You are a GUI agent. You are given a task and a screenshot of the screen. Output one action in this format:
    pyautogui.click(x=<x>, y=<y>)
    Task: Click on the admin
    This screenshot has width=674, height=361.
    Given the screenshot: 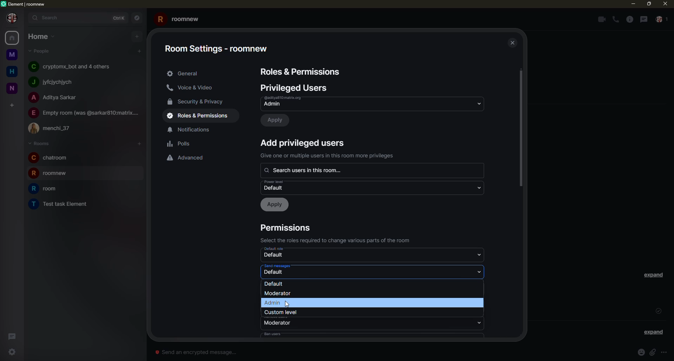 What is the action you would take?
    pyautogui.click(x=274, y=303)
    